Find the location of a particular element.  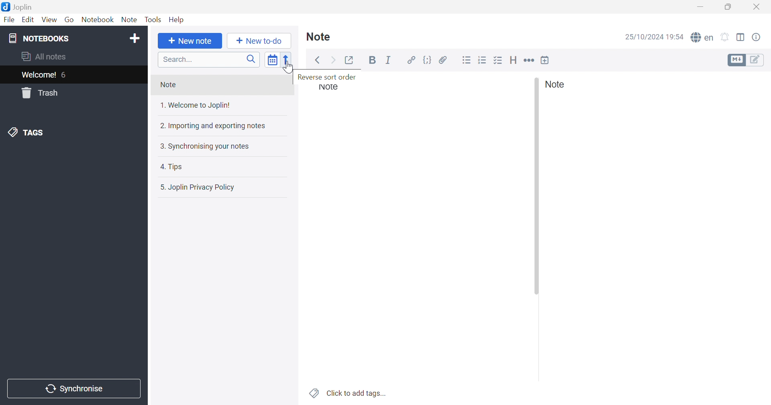

Welcome! is located at coordinates (39, 75).